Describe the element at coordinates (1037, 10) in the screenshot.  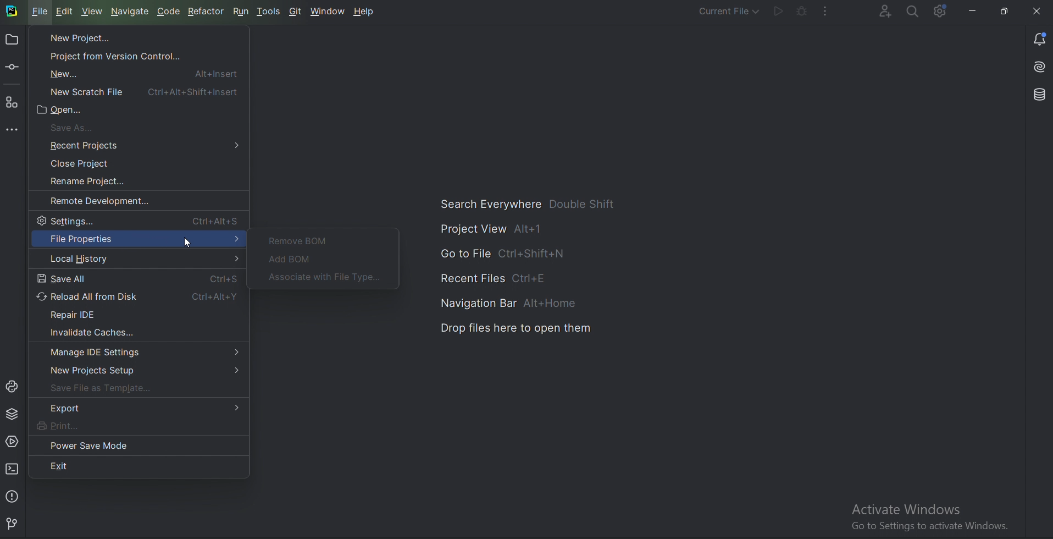
I see `Cross` at that location.